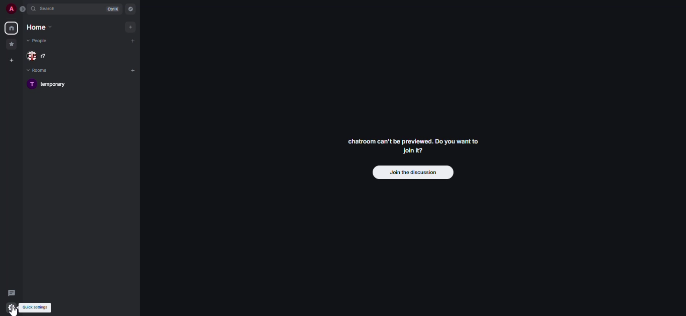 This screenshot has height=316, width=686. I want to click on quick settings, so click(11, 308).